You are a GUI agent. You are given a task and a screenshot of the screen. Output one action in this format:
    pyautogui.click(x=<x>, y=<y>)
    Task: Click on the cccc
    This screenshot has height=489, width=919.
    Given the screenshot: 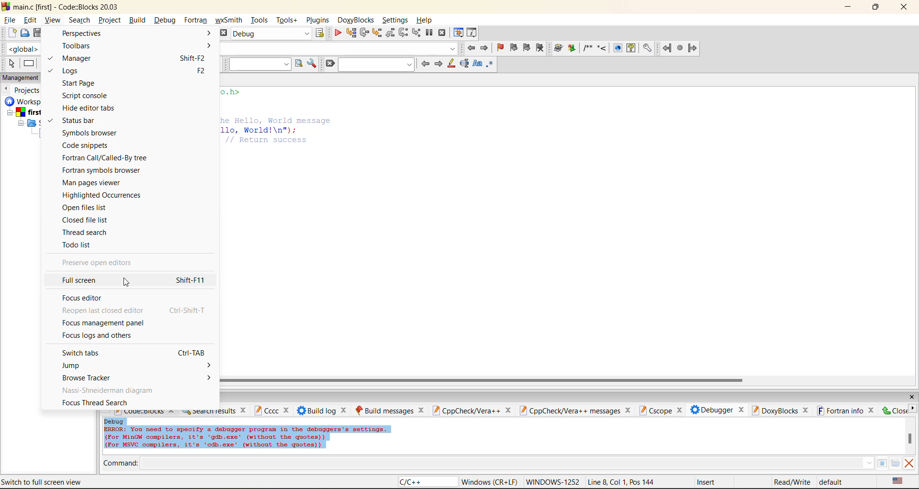 What is the action you would take?
    pyautogui.click(x=271, y=411)
    